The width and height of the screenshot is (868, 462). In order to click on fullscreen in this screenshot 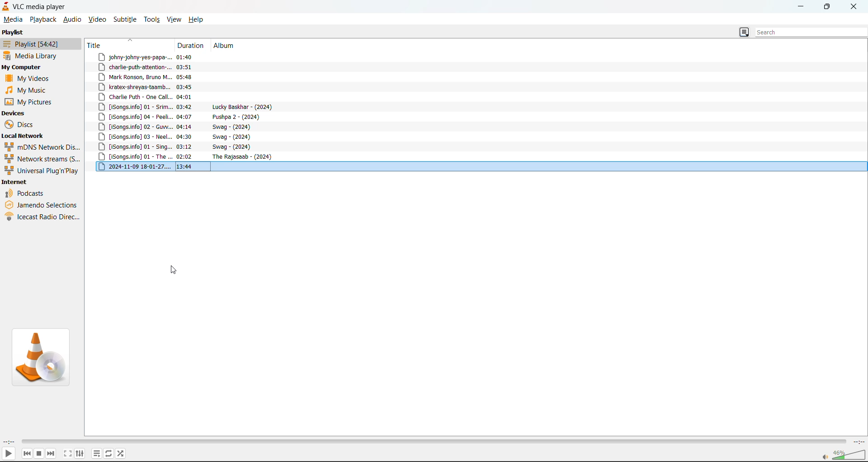, I will do `click(68, 453)`.